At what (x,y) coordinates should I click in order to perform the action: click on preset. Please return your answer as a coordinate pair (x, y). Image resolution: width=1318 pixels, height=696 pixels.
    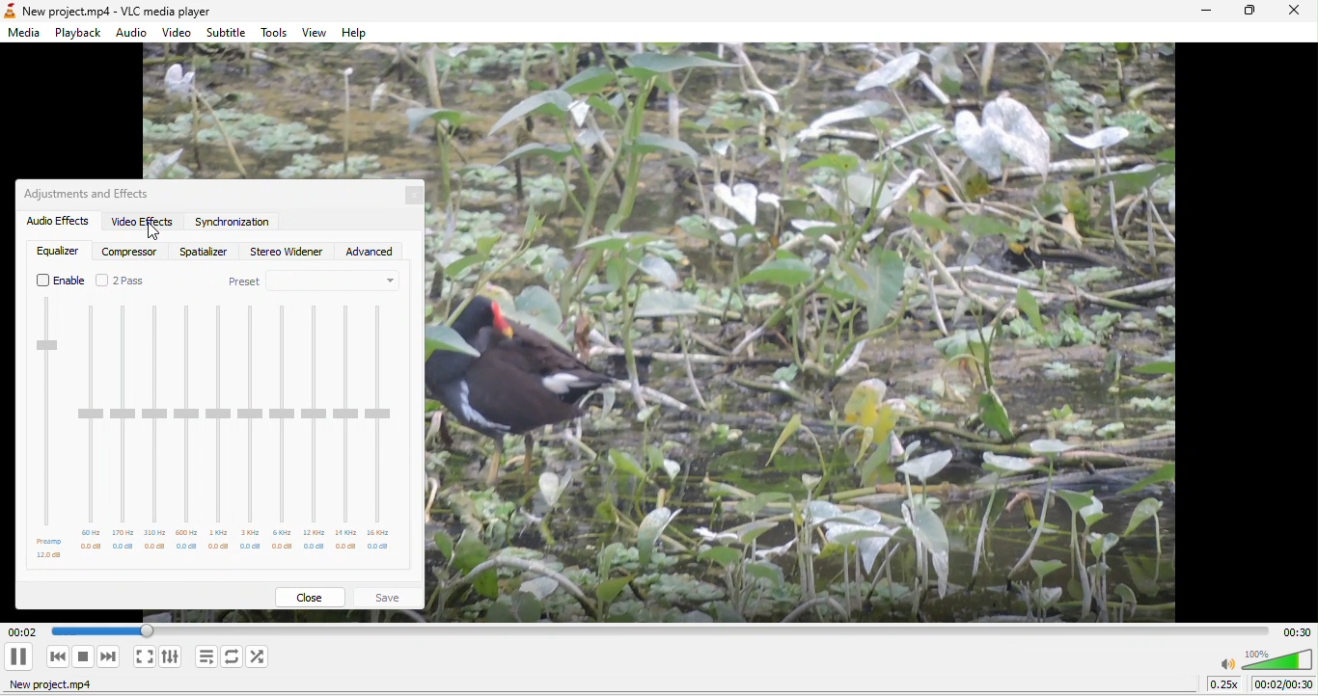
    Looking at the image, I should click on (314, 281).